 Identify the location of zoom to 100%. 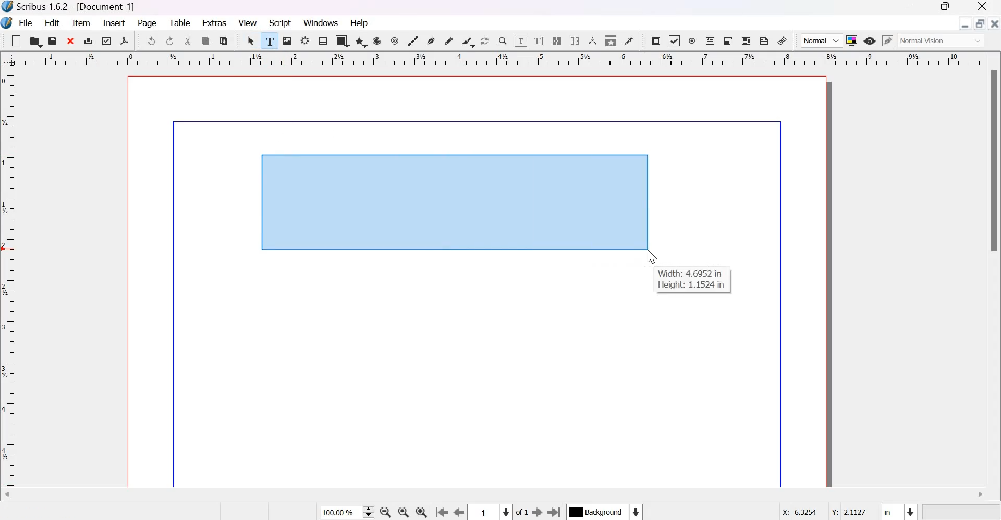
(405, 512).